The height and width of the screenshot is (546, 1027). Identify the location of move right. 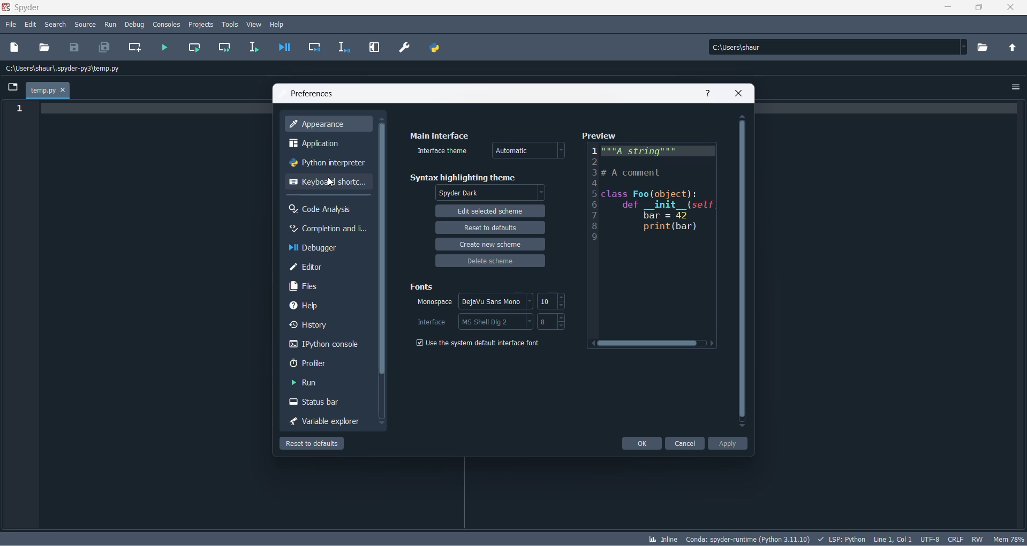
(592, 343).